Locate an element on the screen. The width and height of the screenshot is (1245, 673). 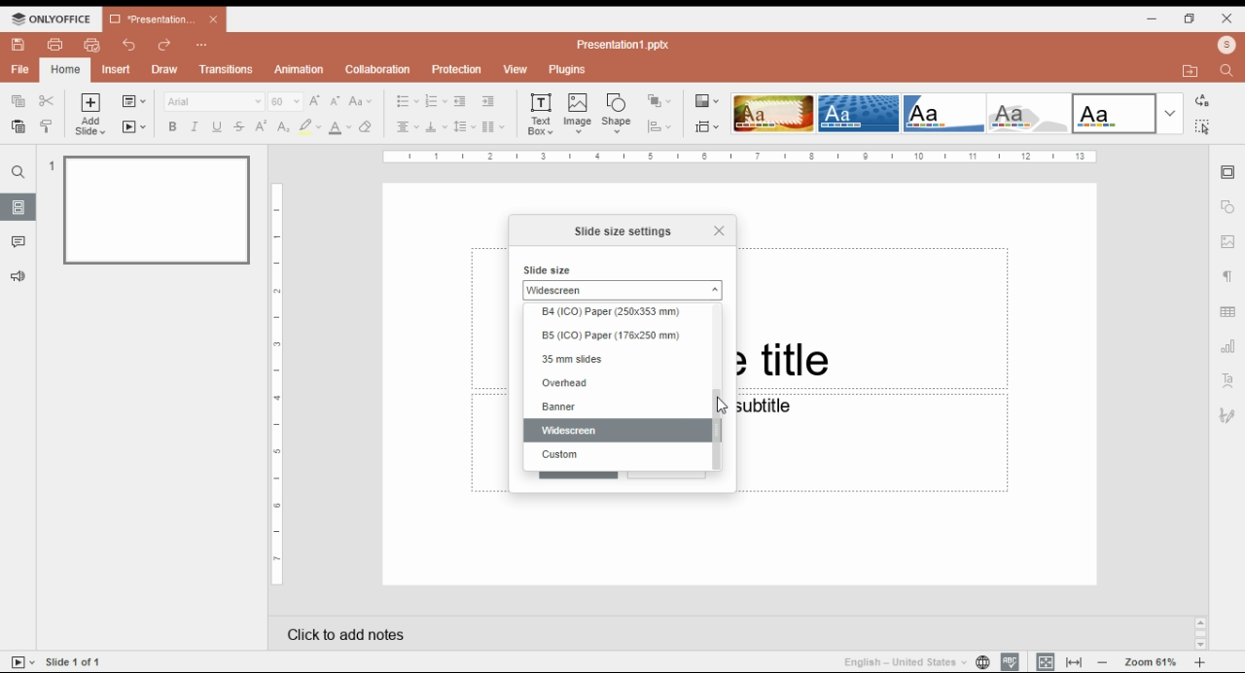
slide them option is located at coordinates (945, 113).